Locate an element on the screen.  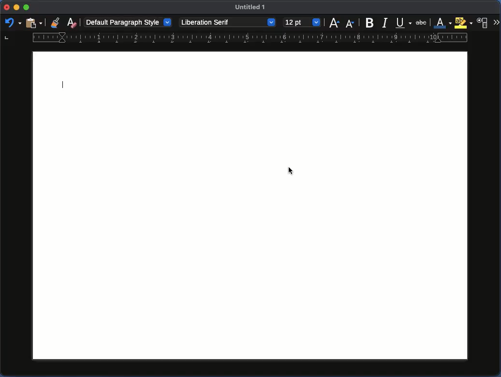
Size decrease is located at coordinates (350, 22).